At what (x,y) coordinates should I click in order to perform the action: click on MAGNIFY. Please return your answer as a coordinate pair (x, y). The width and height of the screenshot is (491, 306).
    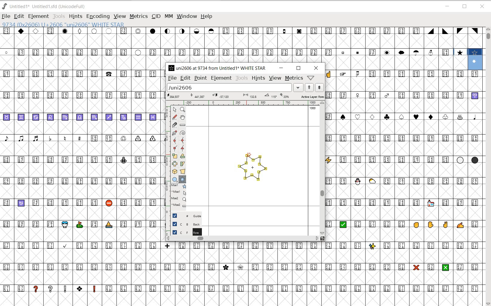
    Looking at the image, I should click on (182, 110).